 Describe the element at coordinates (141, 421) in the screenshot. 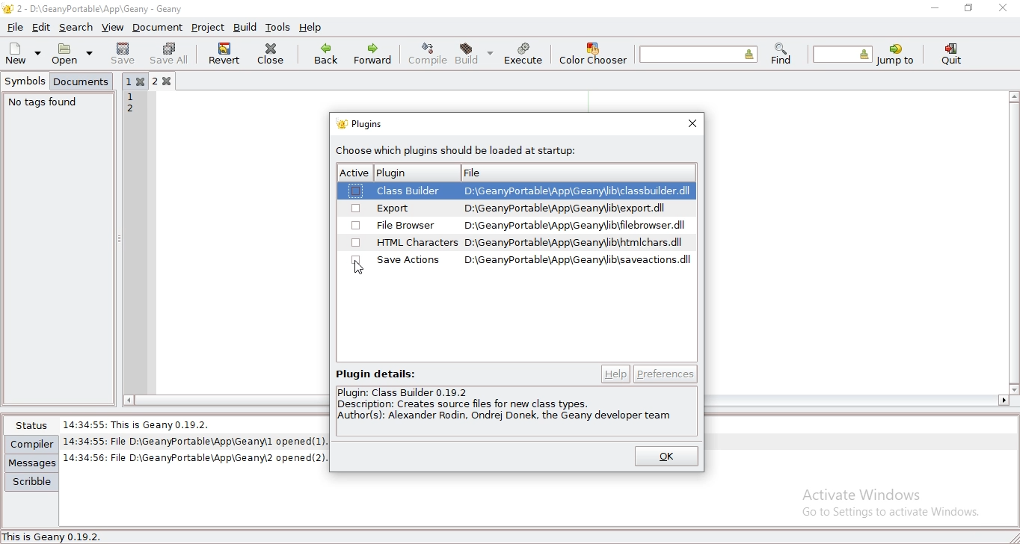

I see `14:34:55: This Is Geany 0.19.2.` at that location.